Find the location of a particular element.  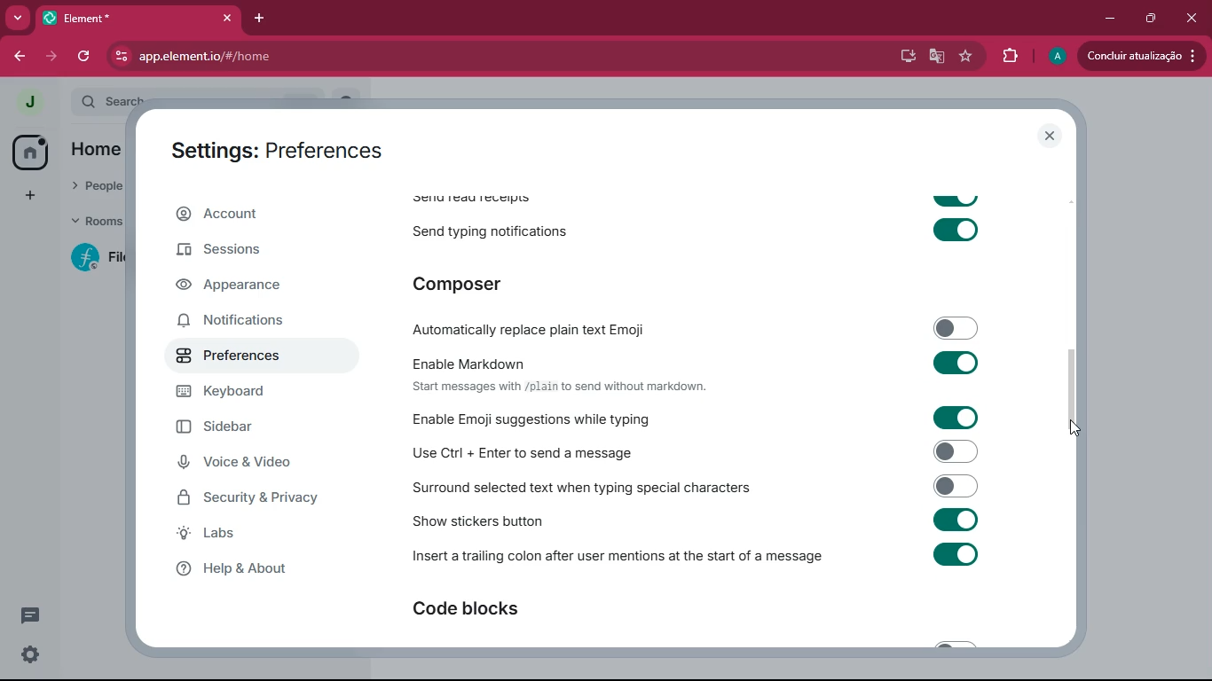

sidebar is located at coordinates (250, 429).